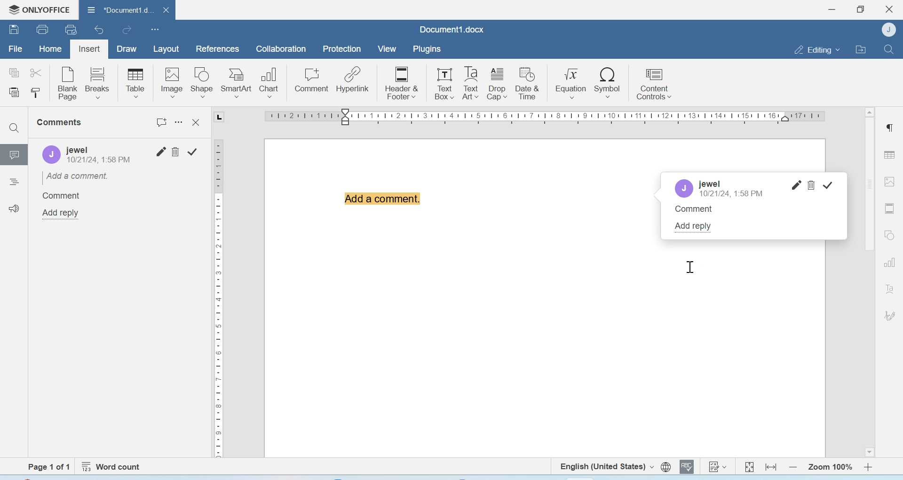 The width and height of the screenshot is (903, 480). I want to click on Open file location, so click(861, 49).